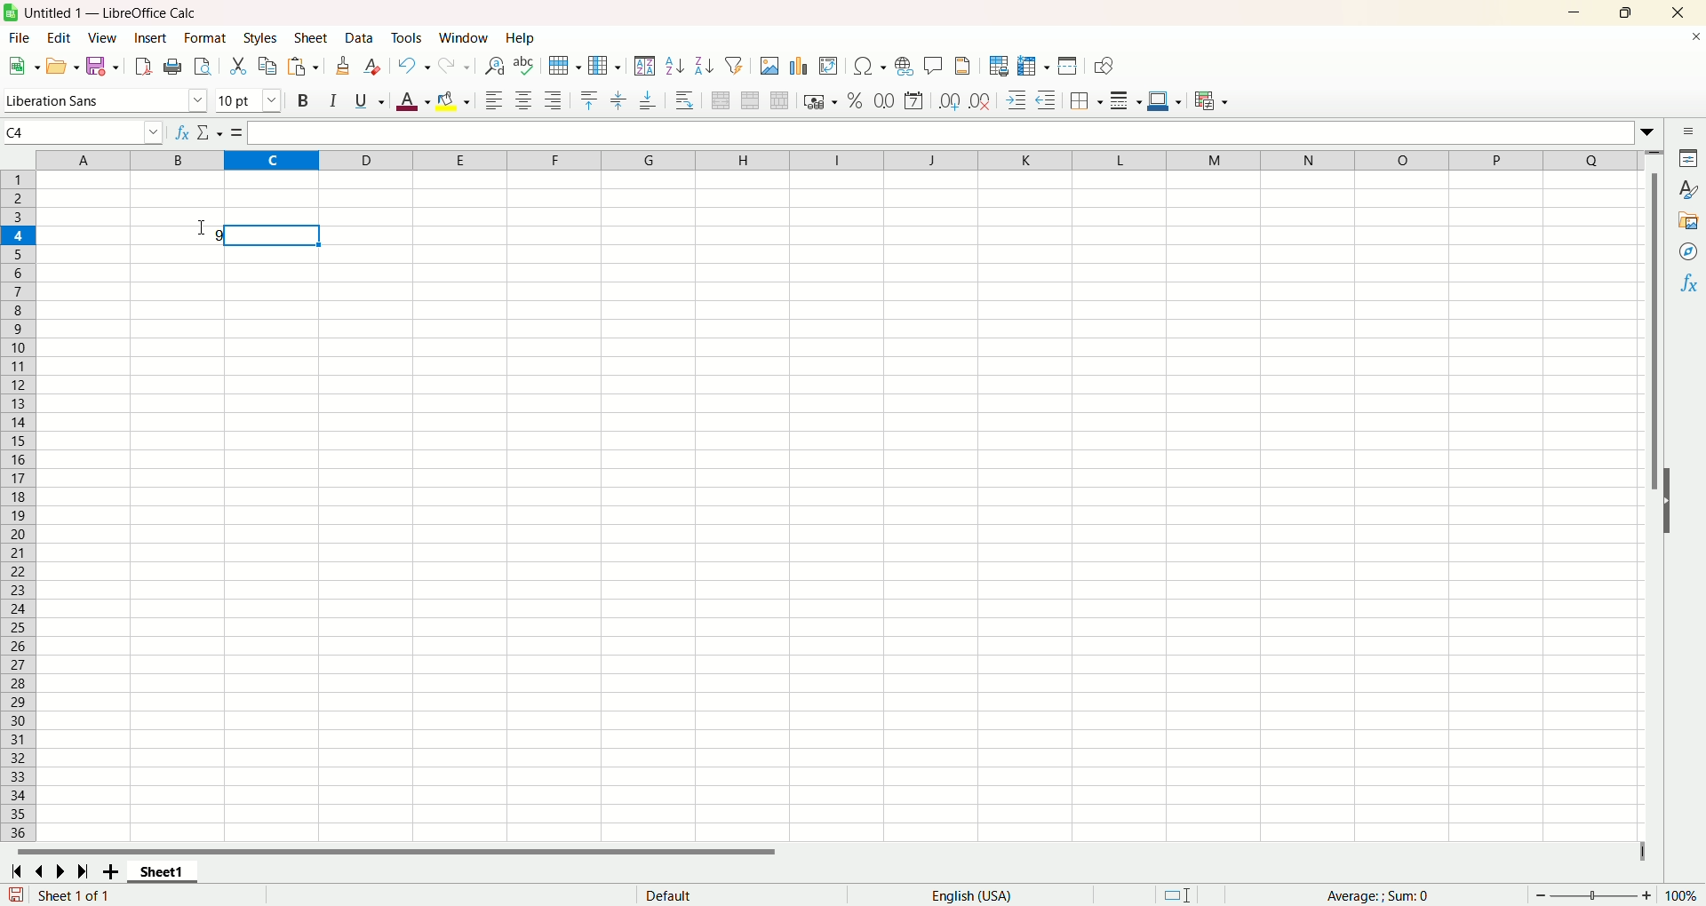 This screenshot has width=1706, height=906. What do you see at coordinates (1211, 100) in the screenshot?
I see `condition` at bounding box center [1211, 100].